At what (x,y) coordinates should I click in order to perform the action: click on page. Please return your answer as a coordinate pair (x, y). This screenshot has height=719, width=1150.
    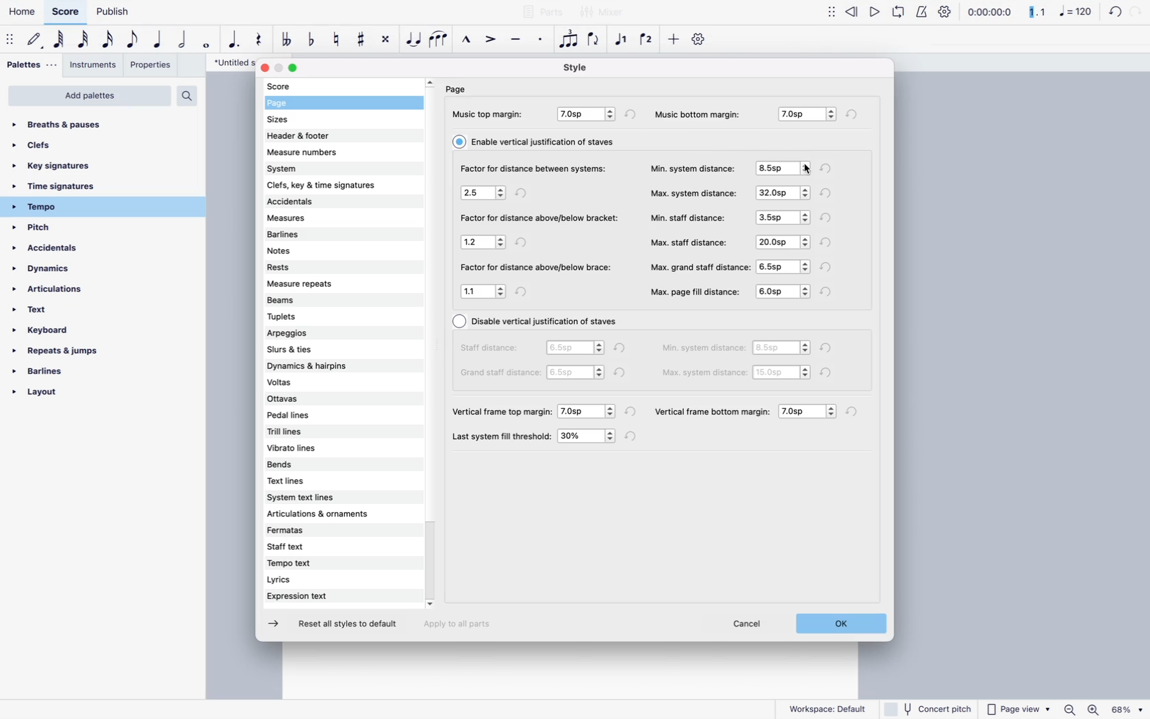
    Looking at the image, I should click on (296, 104).